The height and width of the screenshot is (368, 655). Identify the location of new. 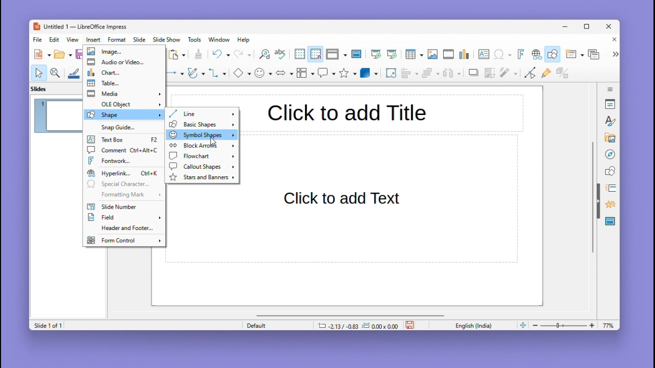
(43, 54).